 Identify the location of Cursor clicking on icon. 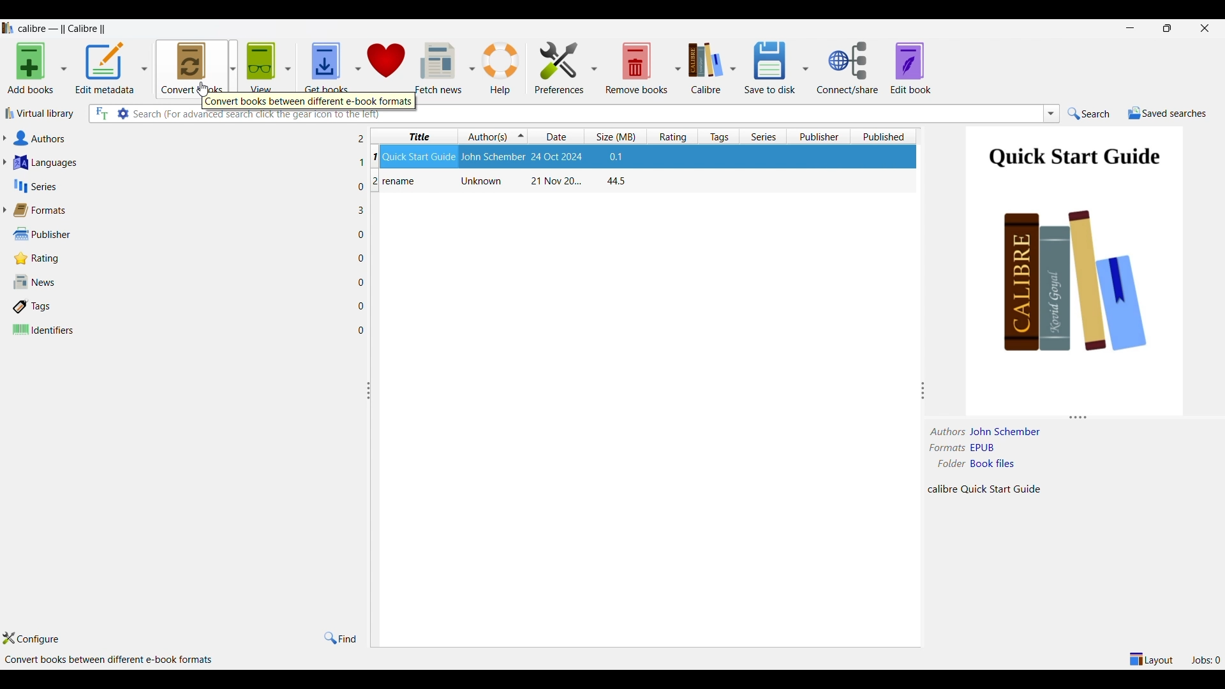
(204, 89).